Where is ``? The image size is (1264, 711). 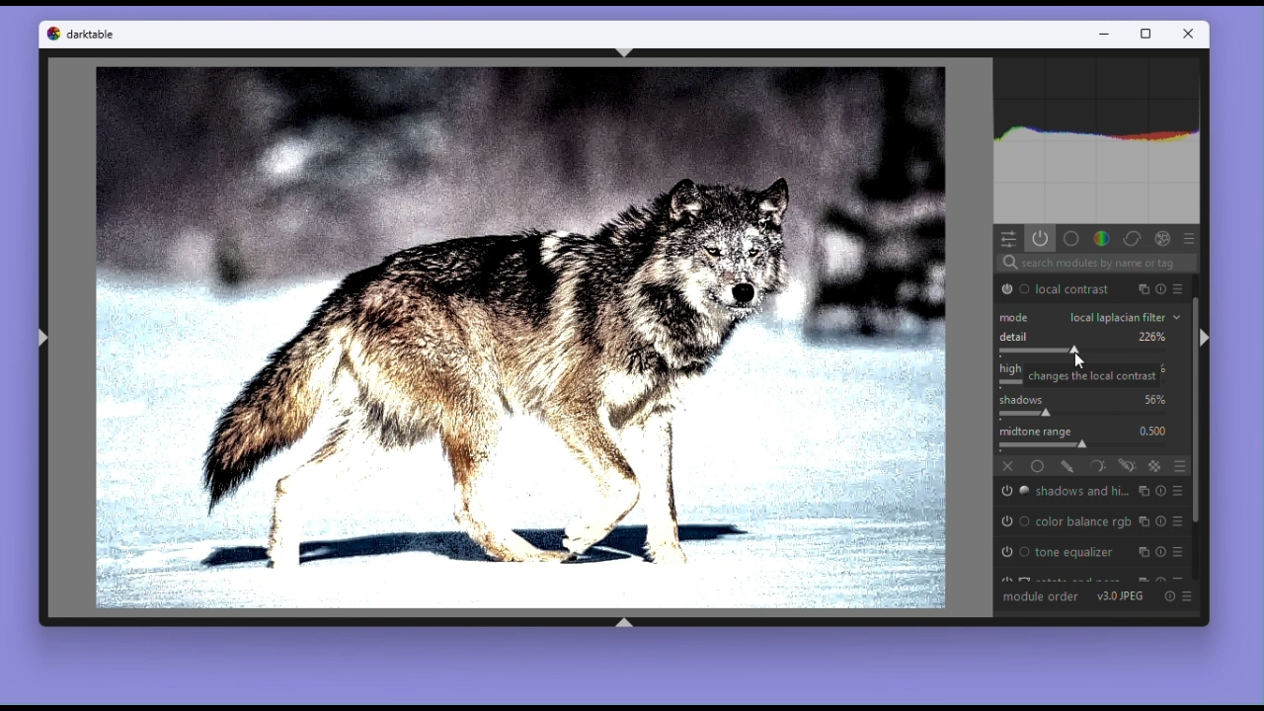  is located at coordinates (1161, 521).